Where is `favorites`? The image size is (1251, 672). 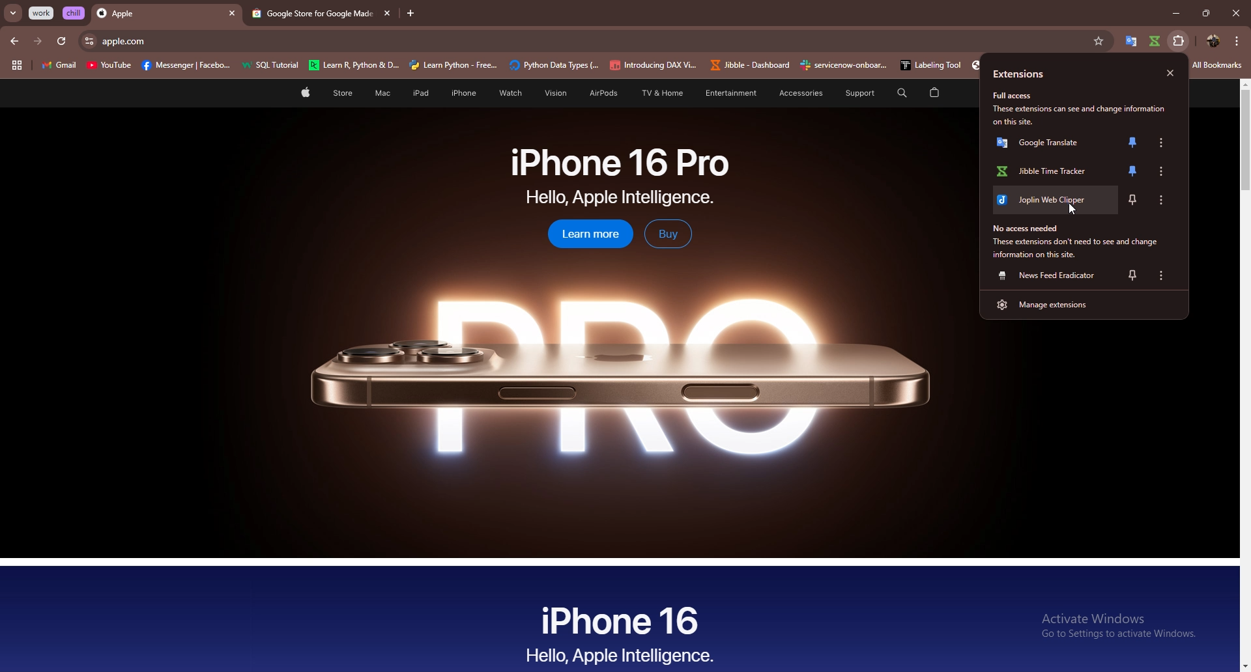
favorites is located at coordinates (1098, 41).